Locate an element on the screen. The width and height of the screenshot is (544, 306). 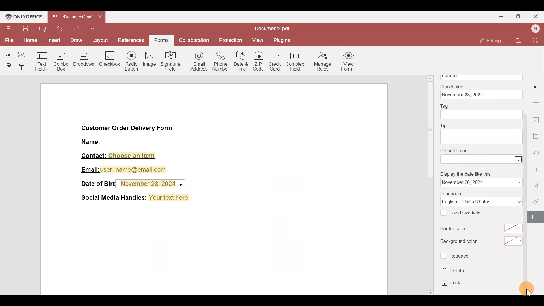
Print file is located at coordinates (24, 29).